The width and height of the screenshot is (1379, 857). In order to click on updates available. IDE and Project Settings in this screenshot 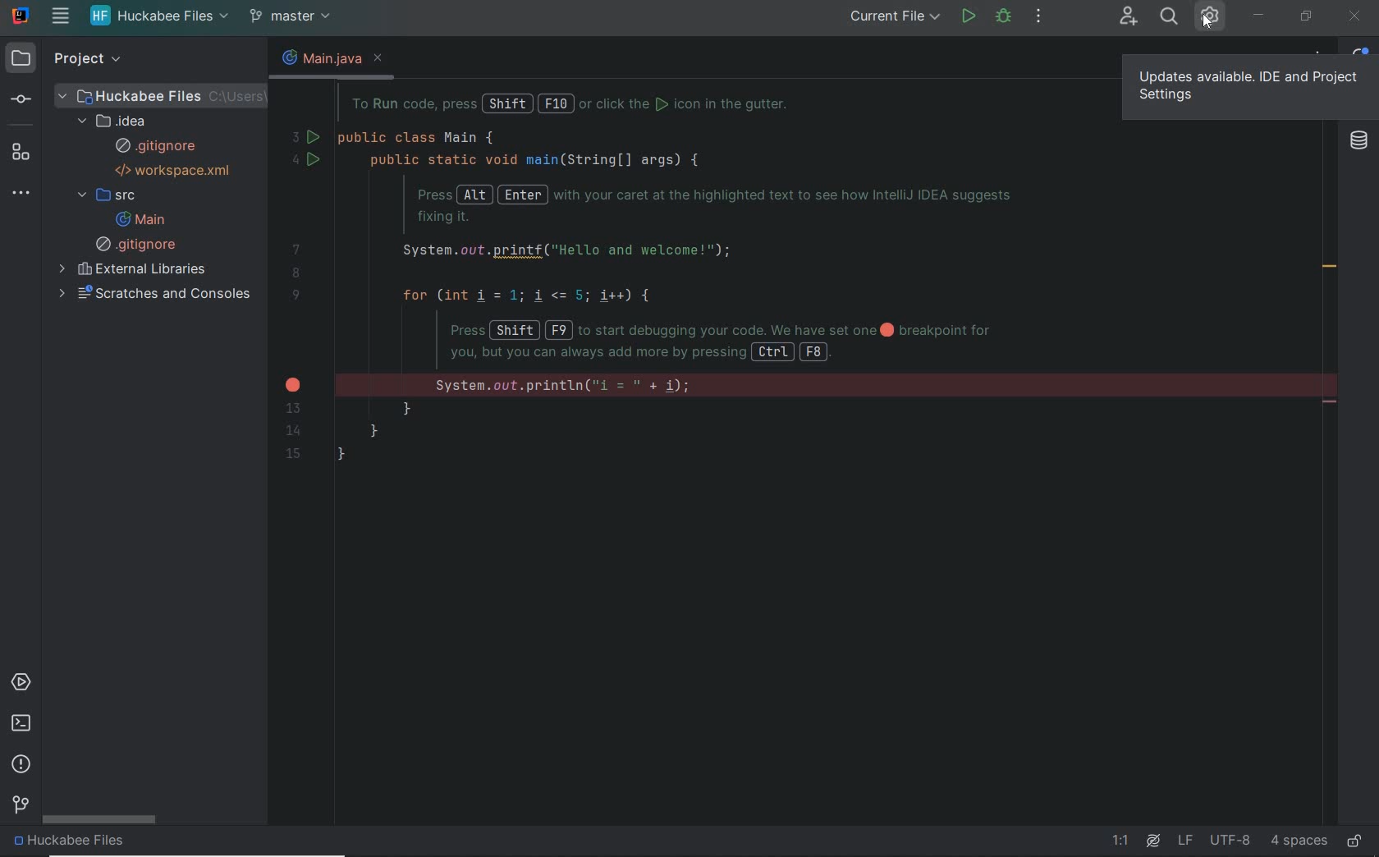, I will do `click(1248, 86)`.